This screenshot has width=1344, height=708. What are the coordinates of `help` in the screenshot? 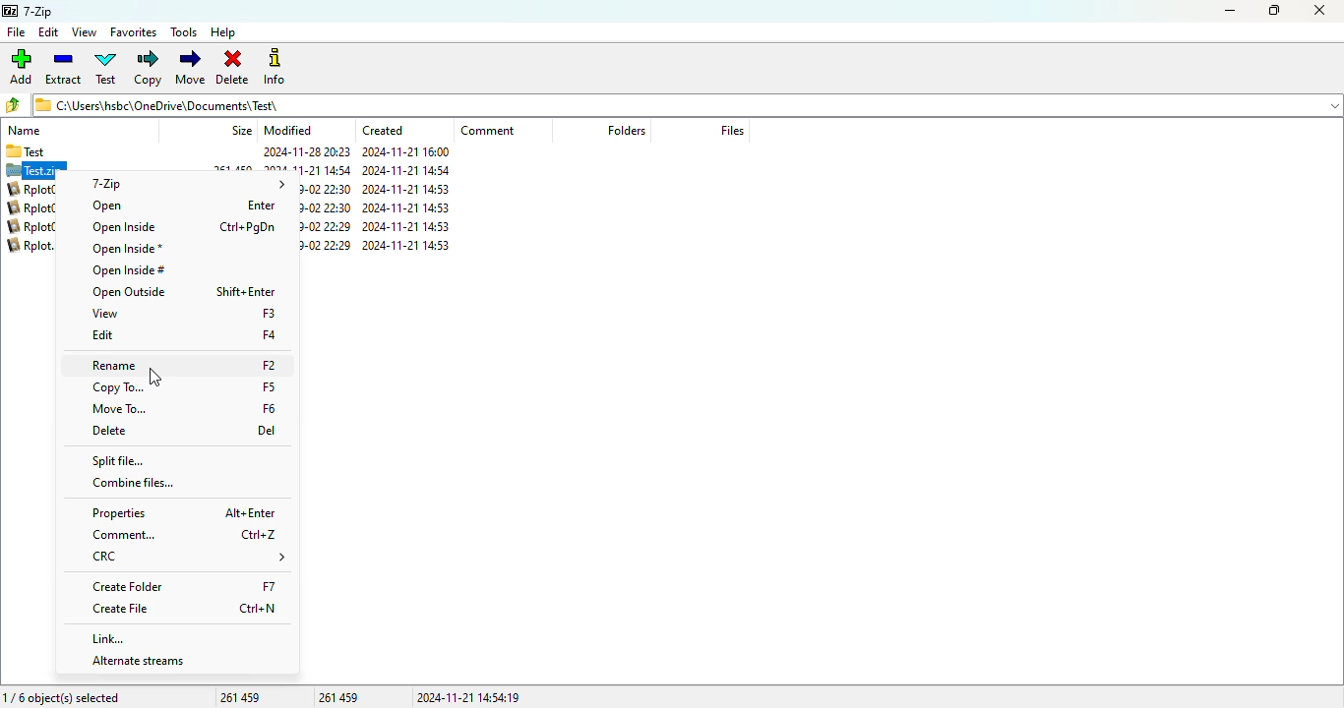 It's located at (224, 32).